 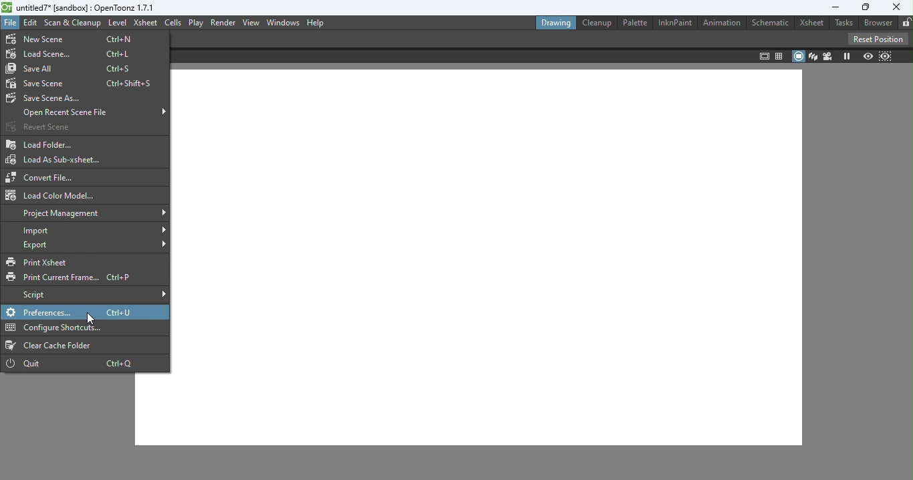 What do you see at coordinates (885, 57) in the screenshot?
I see `Sub-camera preview` at bounding box center [885, 57].